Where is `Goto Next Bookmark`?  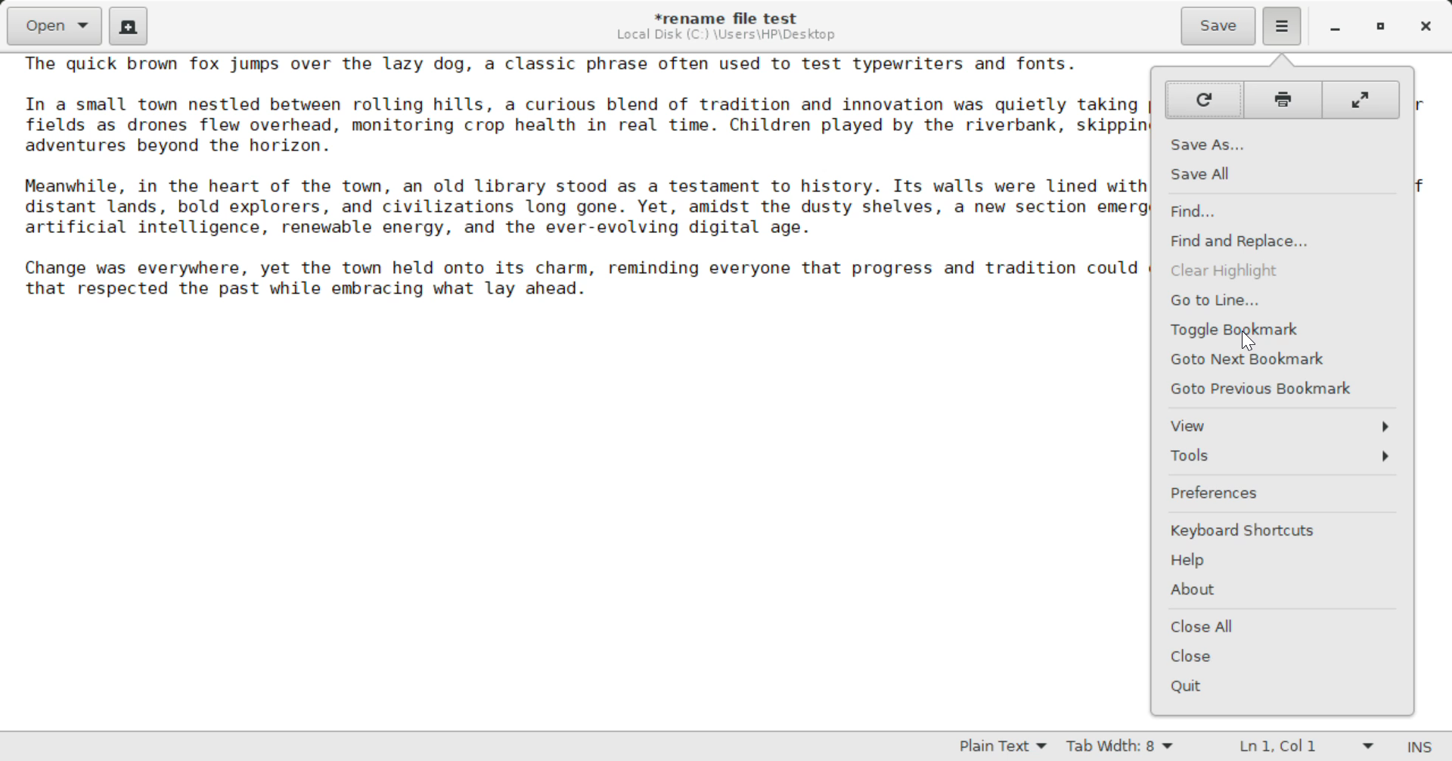
Goto Next Bookmark is located at coordinates (1284, 363).